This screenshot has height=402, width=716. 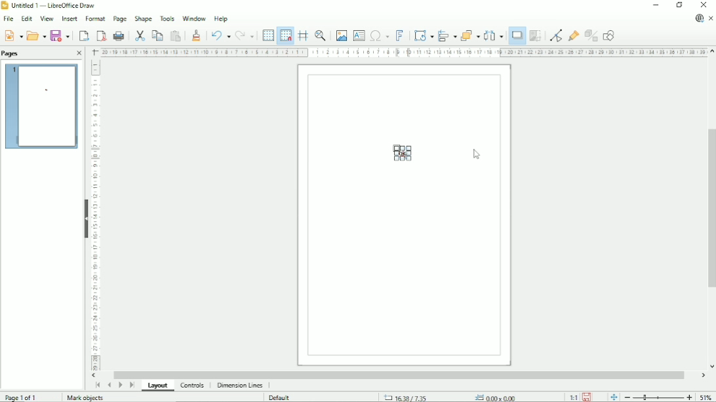 What do you see at coordinates (192, 386) in the screenshot?
I see `Controls` at bounding box center [192, 386].